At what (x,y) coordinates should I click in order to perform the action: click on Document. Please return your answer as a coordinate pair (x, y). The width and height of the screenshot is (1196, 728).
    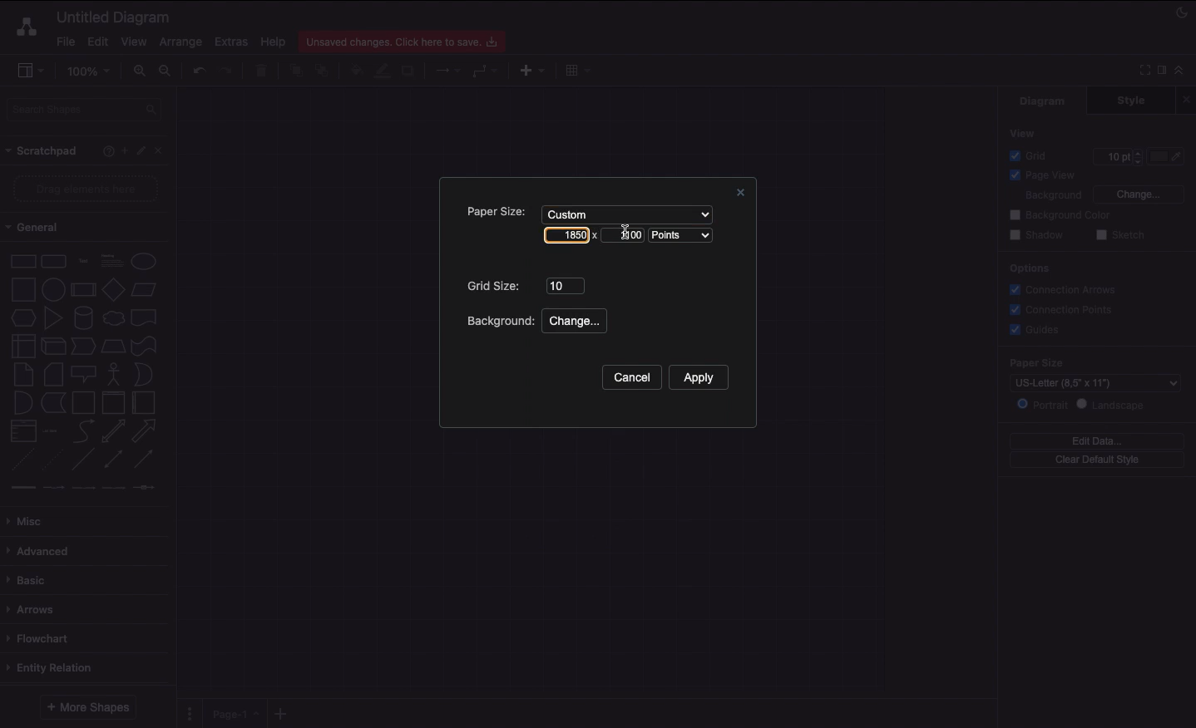
    Looking at the image, I should click on (145, 317).